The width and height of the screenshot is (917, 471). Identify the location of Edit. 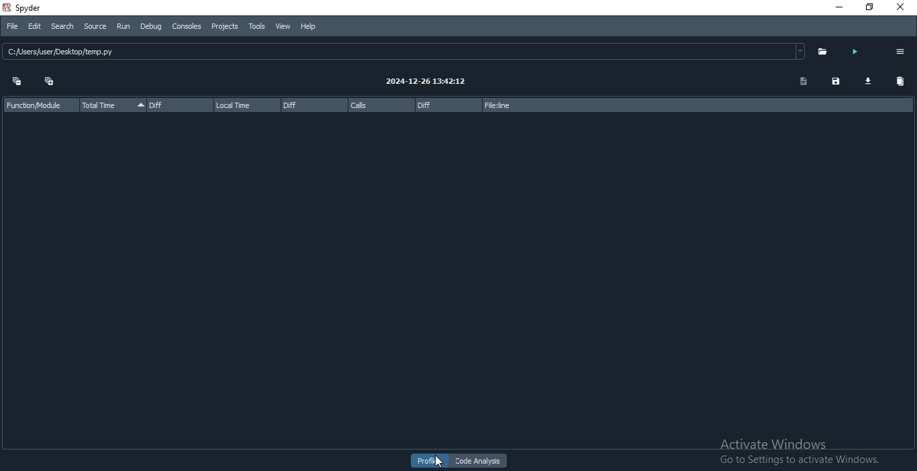
(32, 26).